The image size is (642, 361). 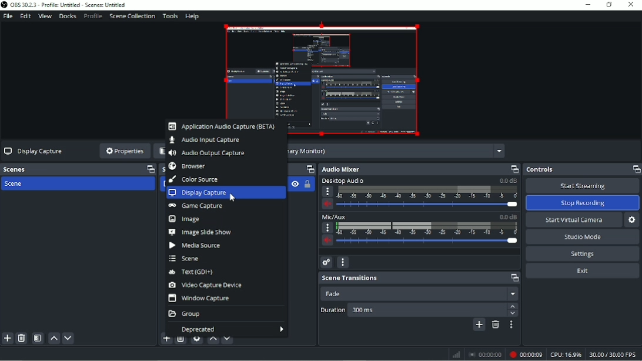 What do you see at coordinates (632, 5) in the screenshot?
I see `Close` at bounding box center [632, 5].